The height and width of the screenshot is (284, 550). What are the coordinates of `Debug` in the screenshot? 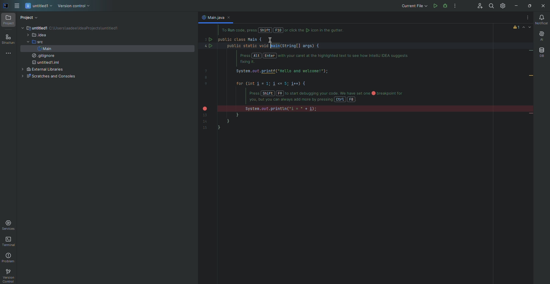 It's located at (456, 6).